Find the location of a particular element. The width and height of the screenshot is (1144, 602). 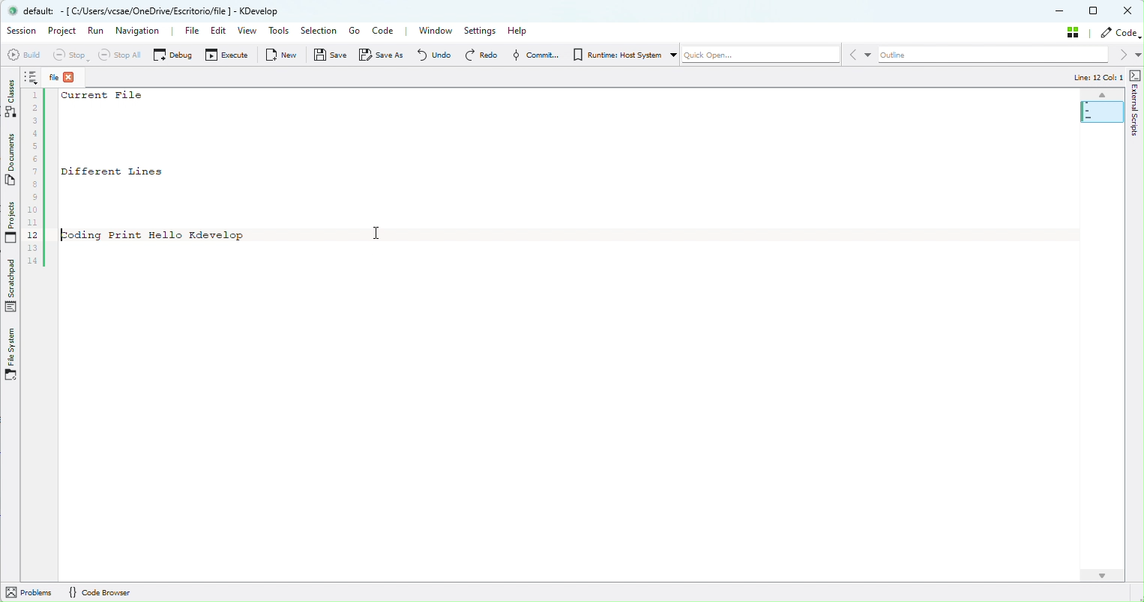

Scratchpad is located at coordinates (10, 289).